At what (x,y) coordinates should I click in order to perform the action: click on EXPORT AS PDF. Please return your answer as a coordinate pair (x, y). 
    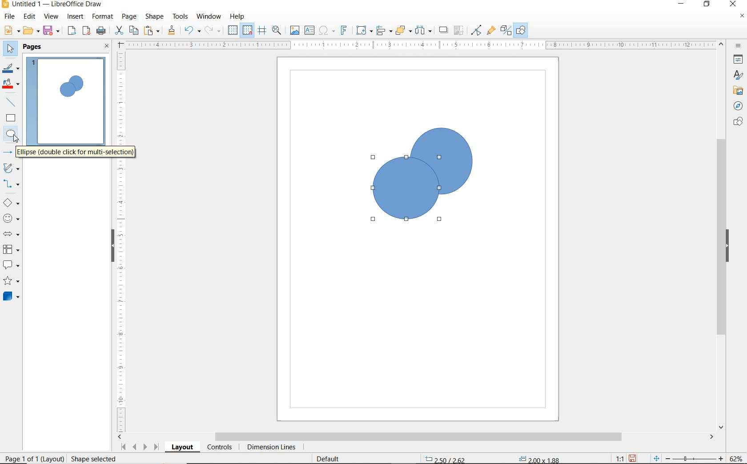
    Looking at the image, I should click on (87, 32).